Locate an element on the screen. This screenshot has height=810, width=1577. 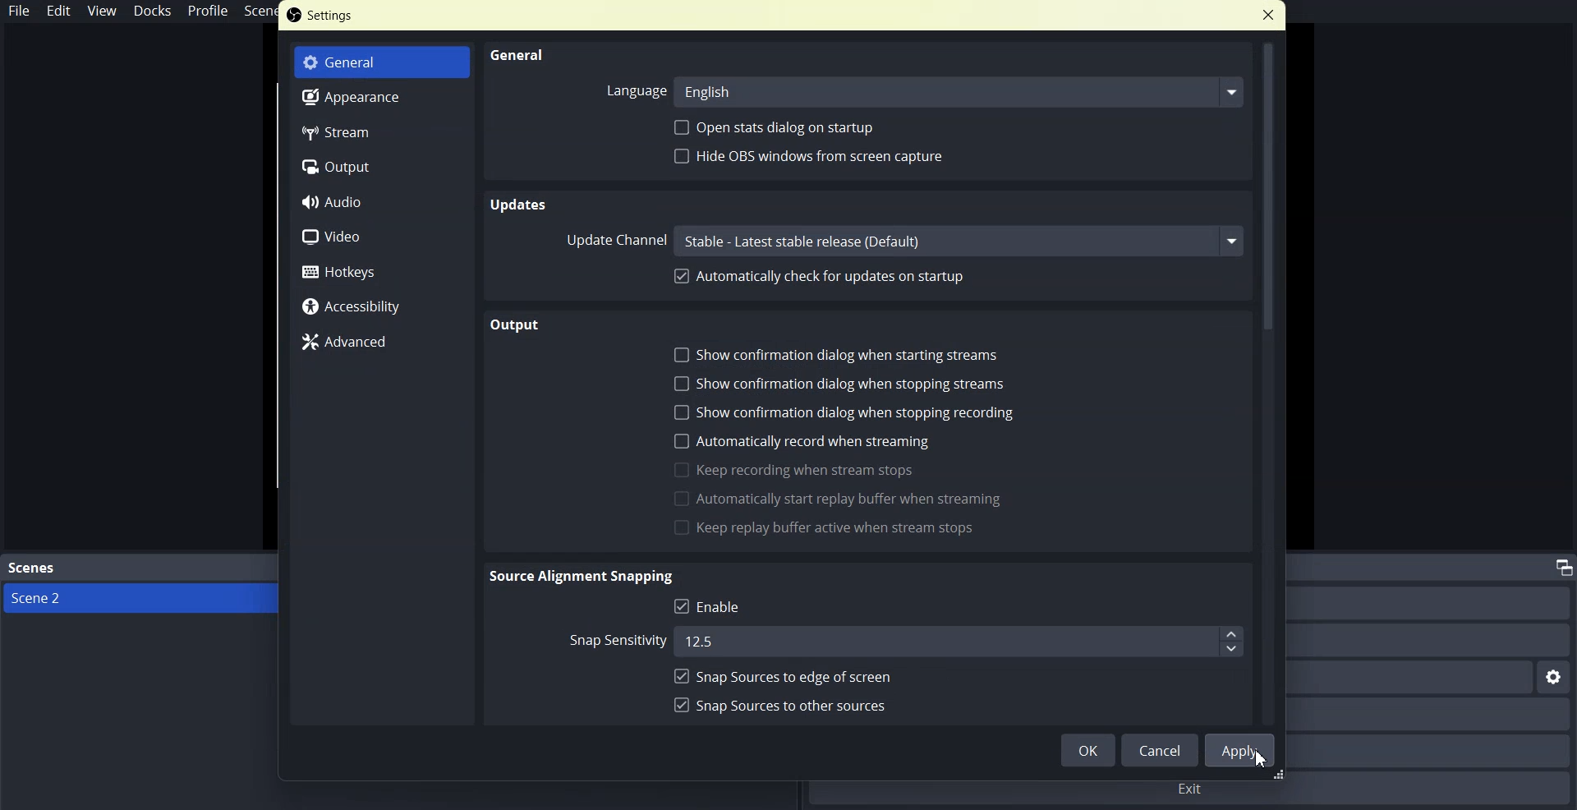
Automatically check for updates on startup is located at coordinates (819, 275).